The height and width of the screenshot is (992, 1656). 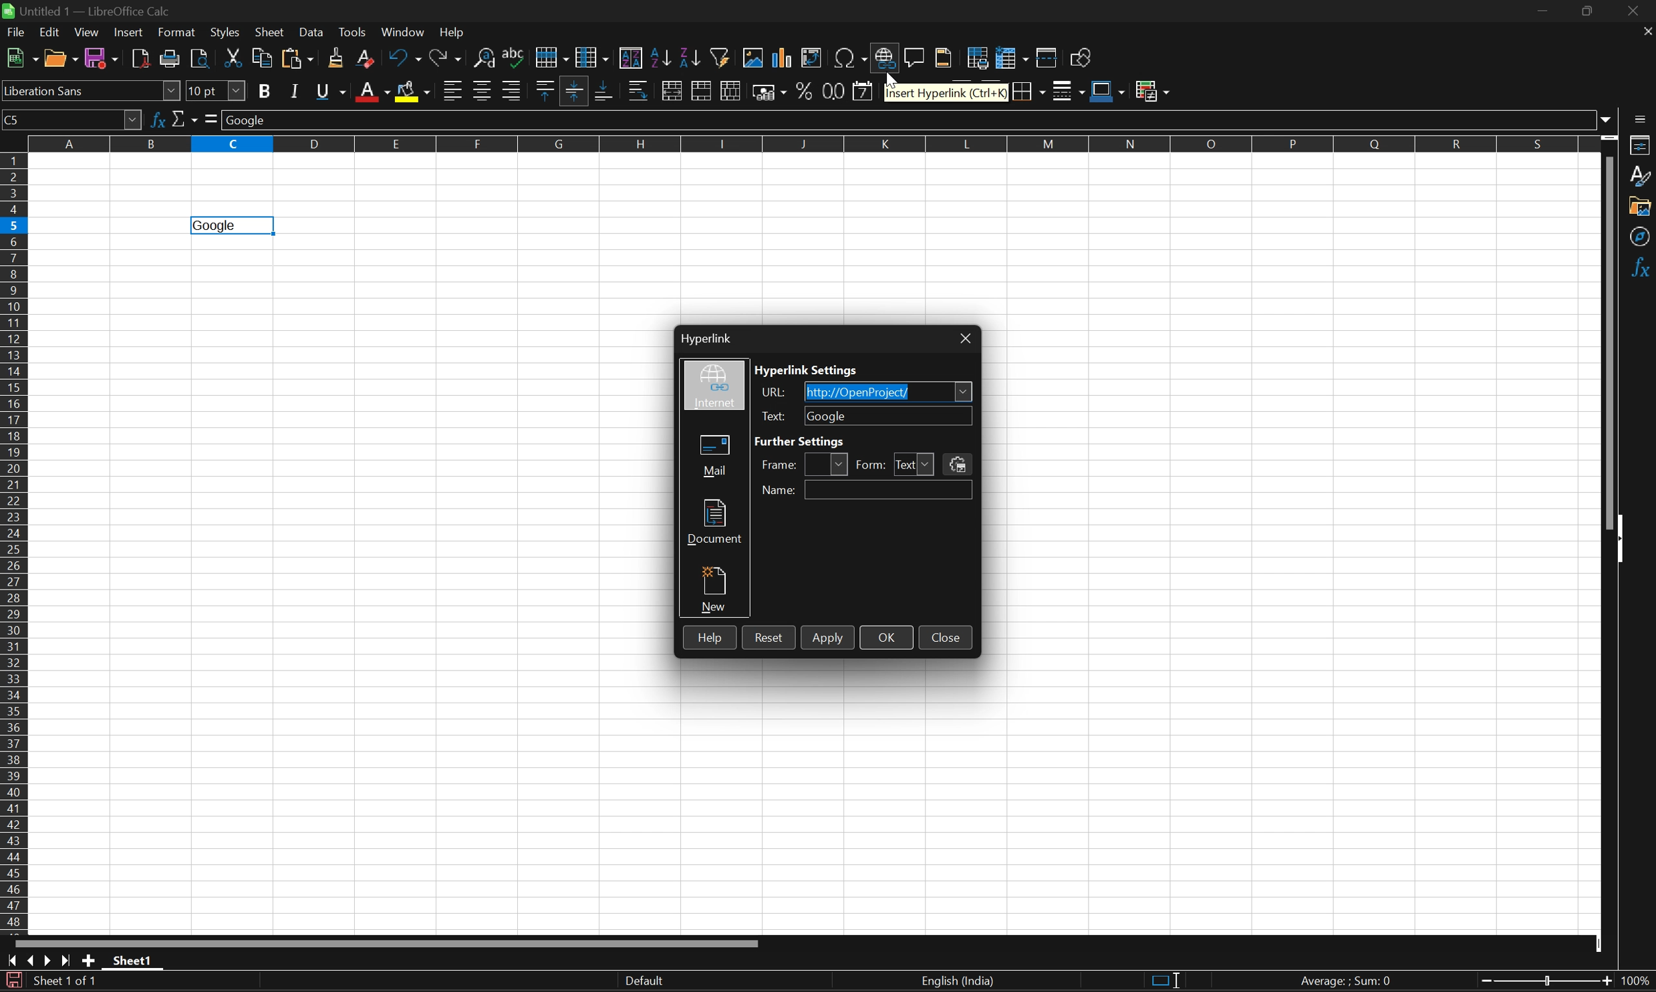 I want to click on Close, so click(x=1637, y=11).